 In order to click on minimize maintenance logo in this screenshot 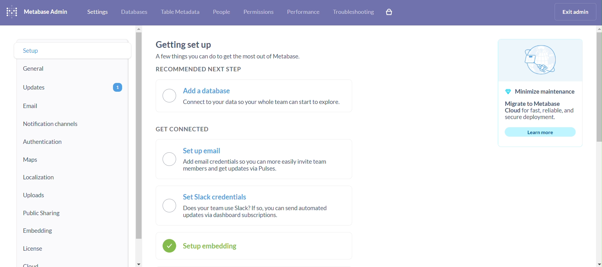, I will do `click(540, 58)`.